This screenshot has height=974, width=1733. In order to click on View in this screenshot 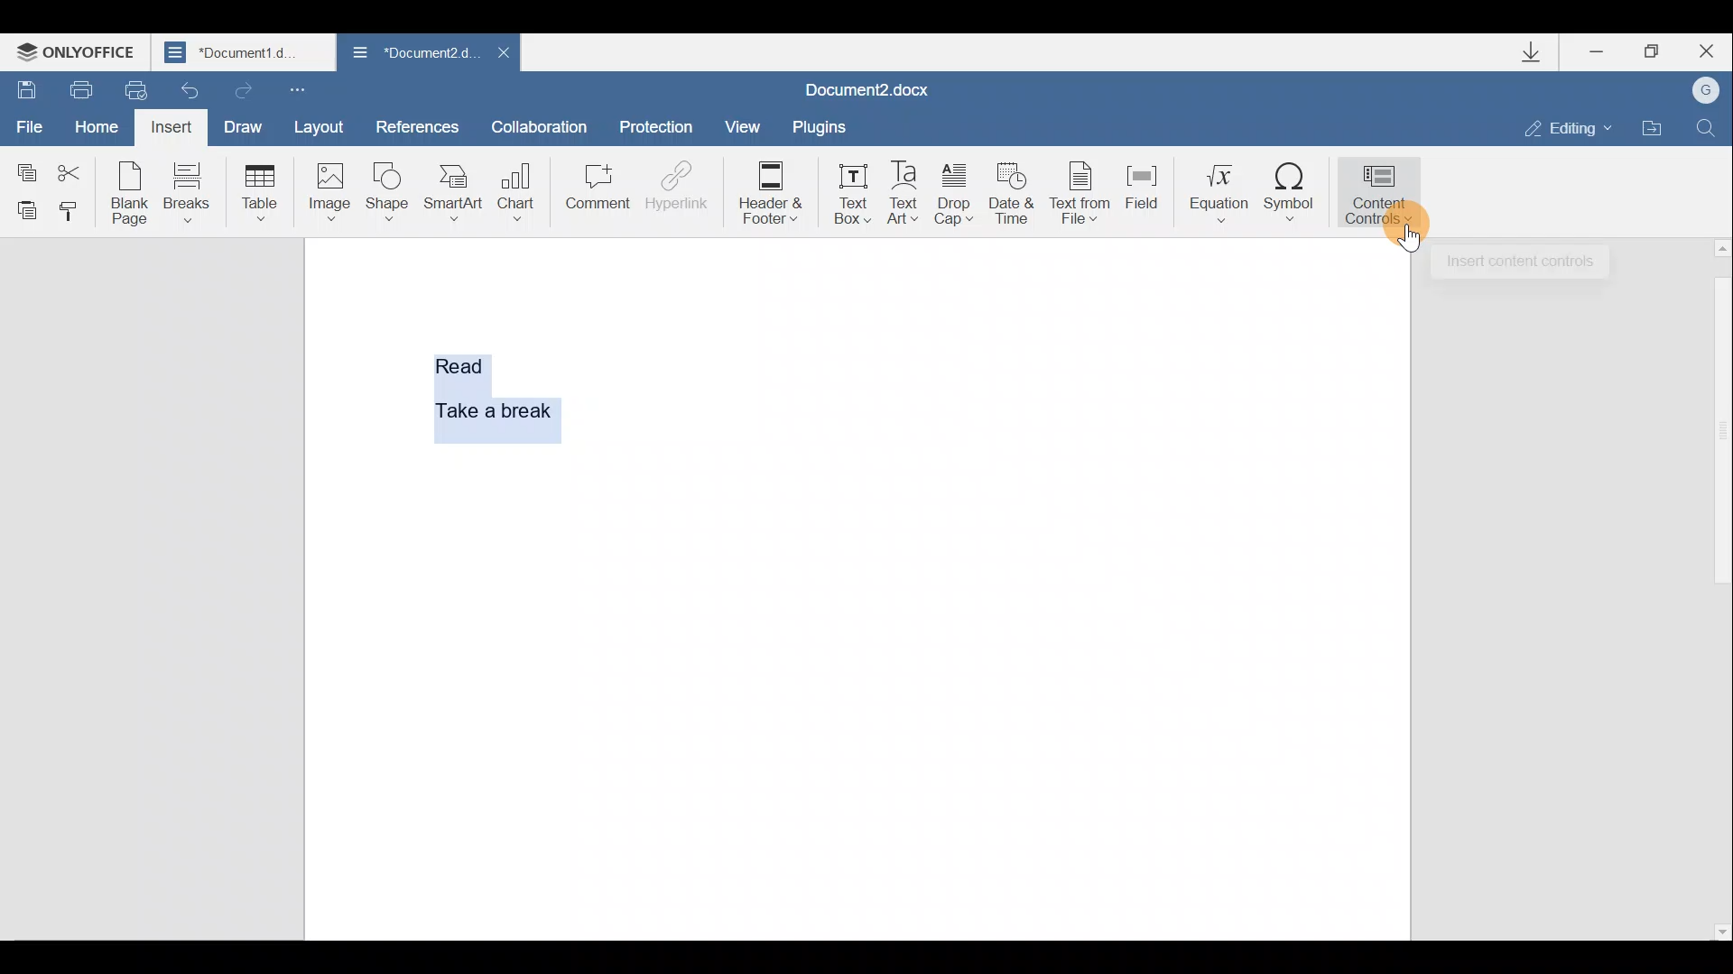, I will do `click(737, 124)`.